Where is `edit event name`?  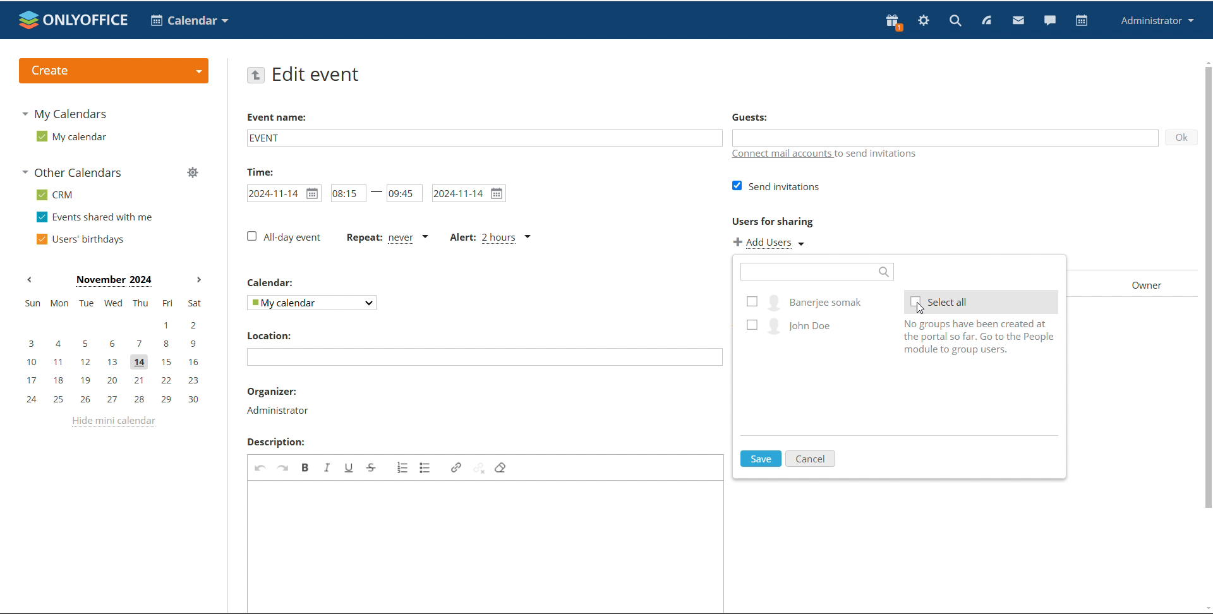
edit event name is located at coordinates (485, 137).